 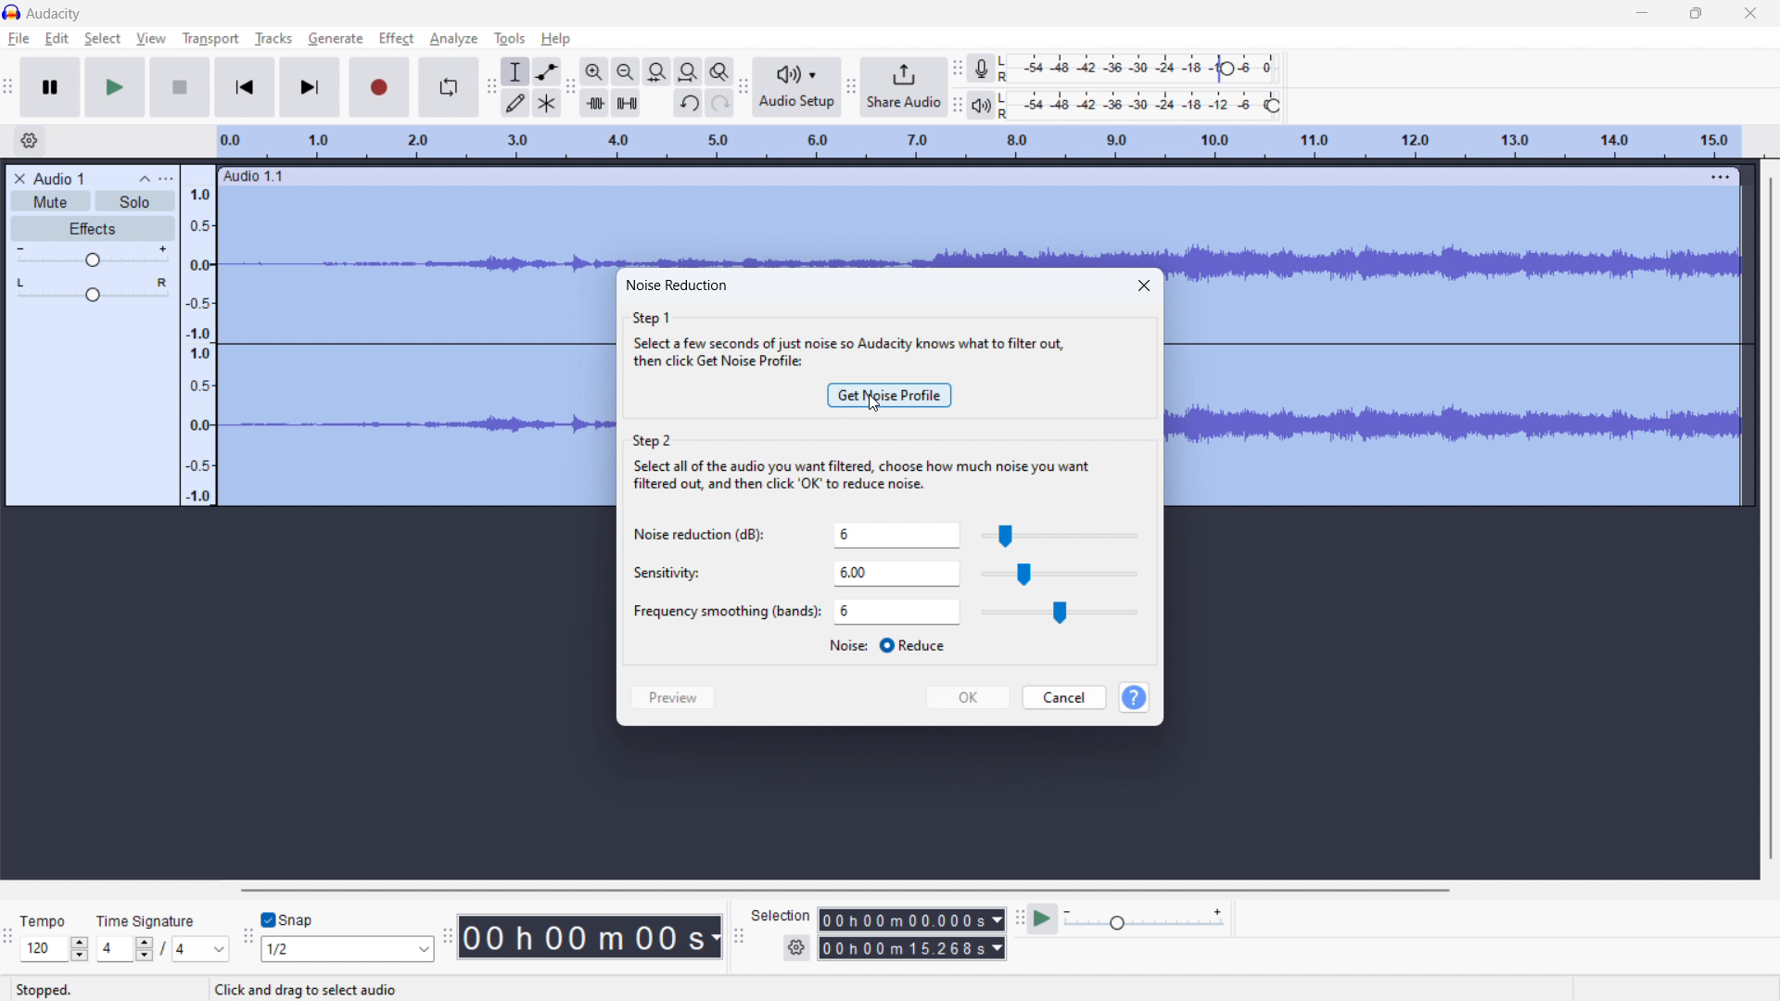 I want to click on view menu, so click(x=168, y=179).